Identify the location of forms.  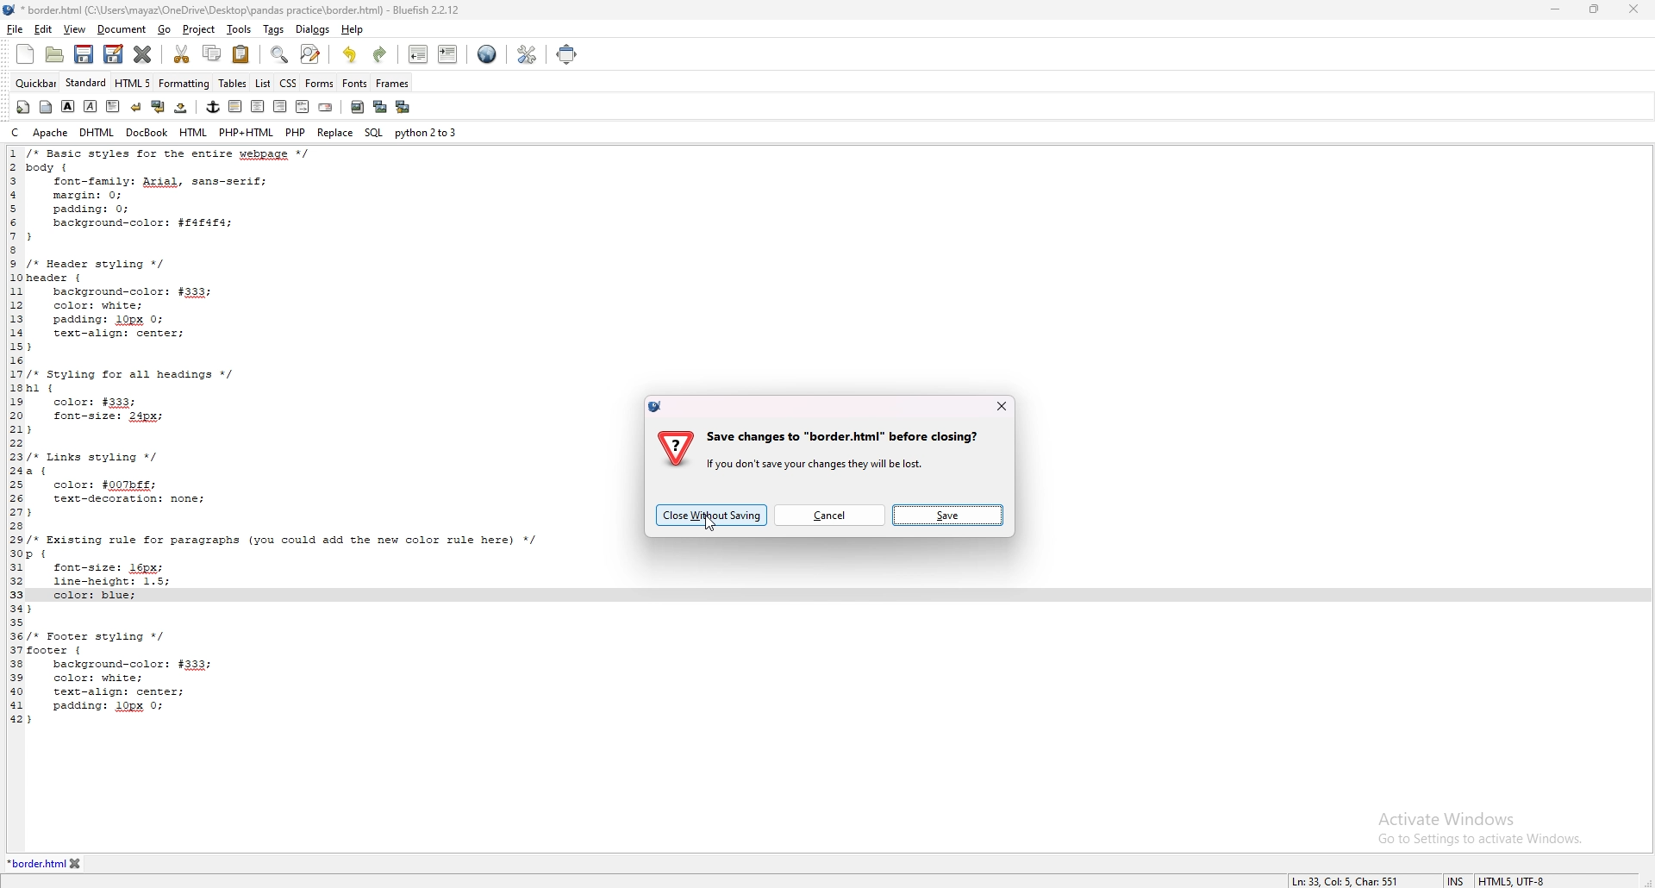
(320, 84).